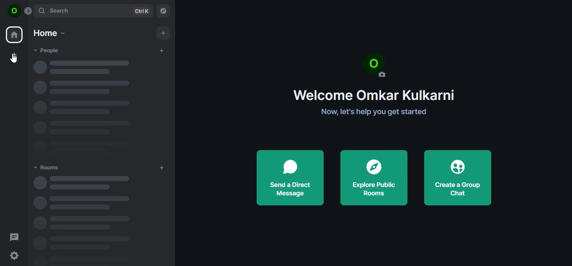 Image resolution: width=572 pixels, height=266 pixels. I want to click on cursor, so click(13, 61).